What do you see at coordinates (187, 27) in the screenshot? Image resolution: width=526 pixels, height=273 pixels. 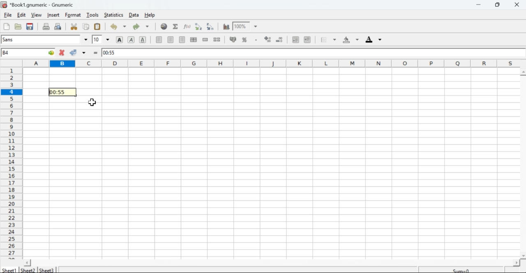 I see `Formula` at bounding box center [187, 27].